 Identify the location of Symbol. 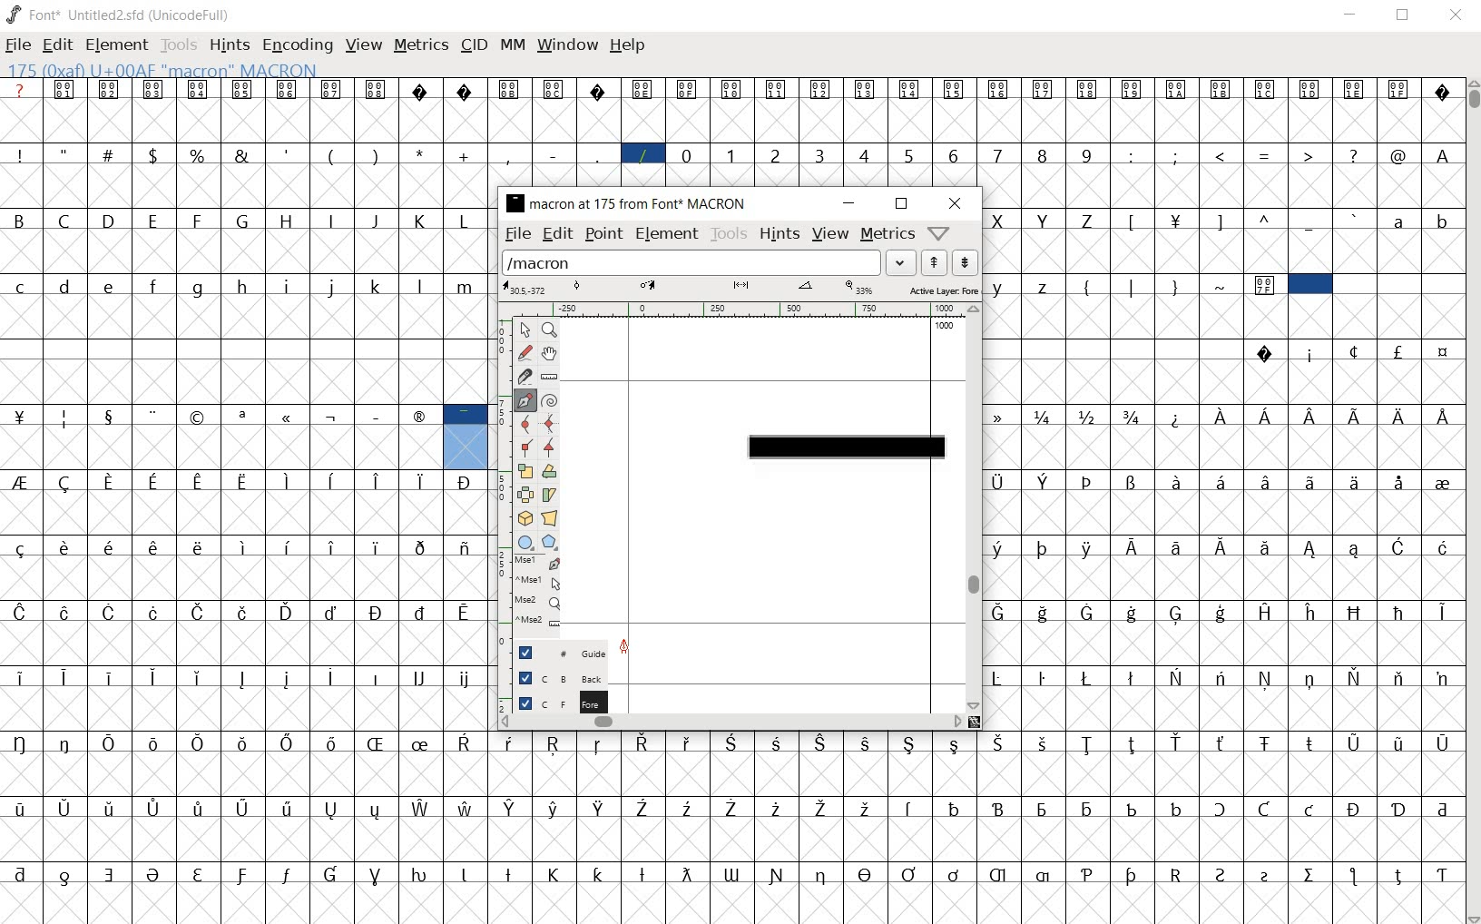
(731, 872).